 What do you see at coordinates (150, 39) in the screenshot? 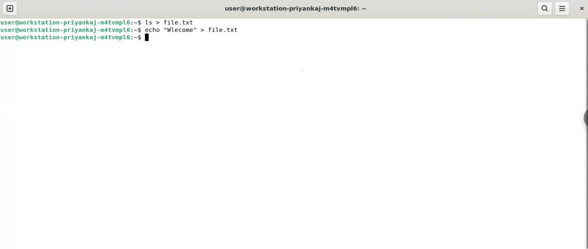
I see `Cursor` at bounding box center [150, 39].